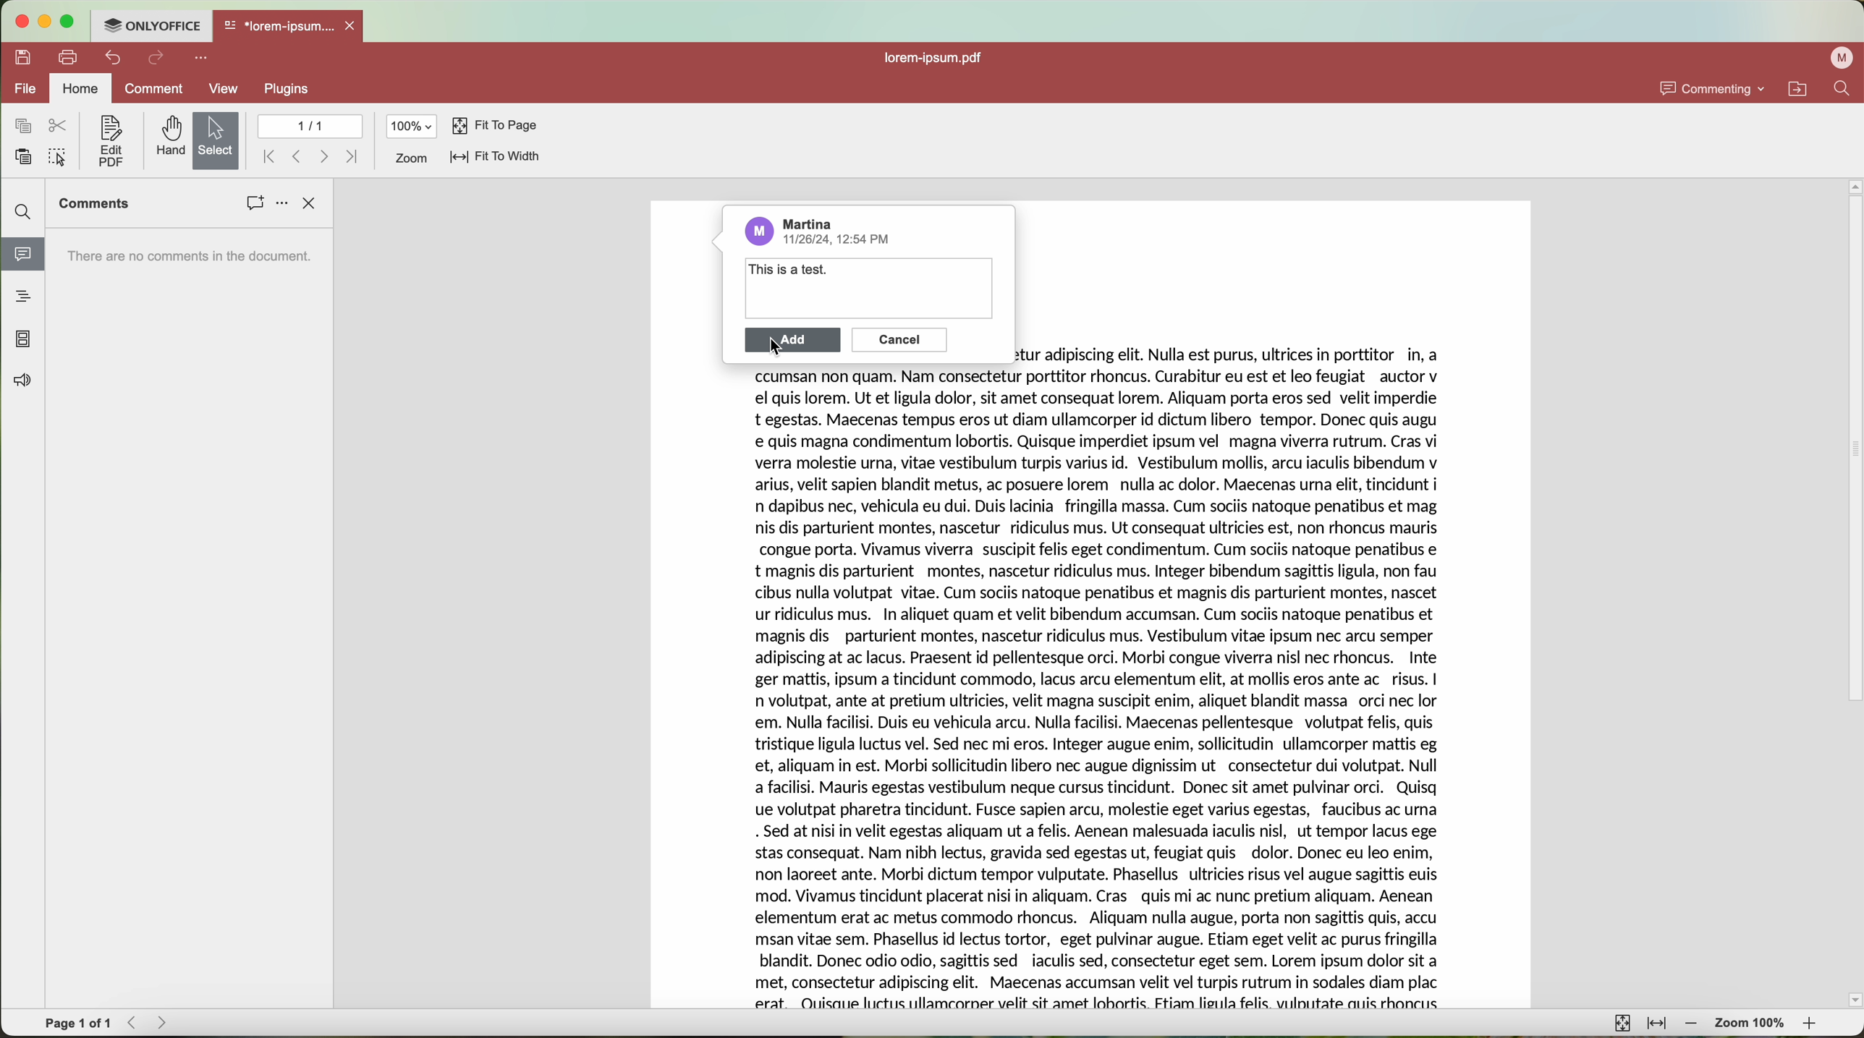 This screenshot has width=1864, height=1038. What do you see at coordinates (68, 22) in the screenshot?
I see `maximize` at bounding box center [68, 22].